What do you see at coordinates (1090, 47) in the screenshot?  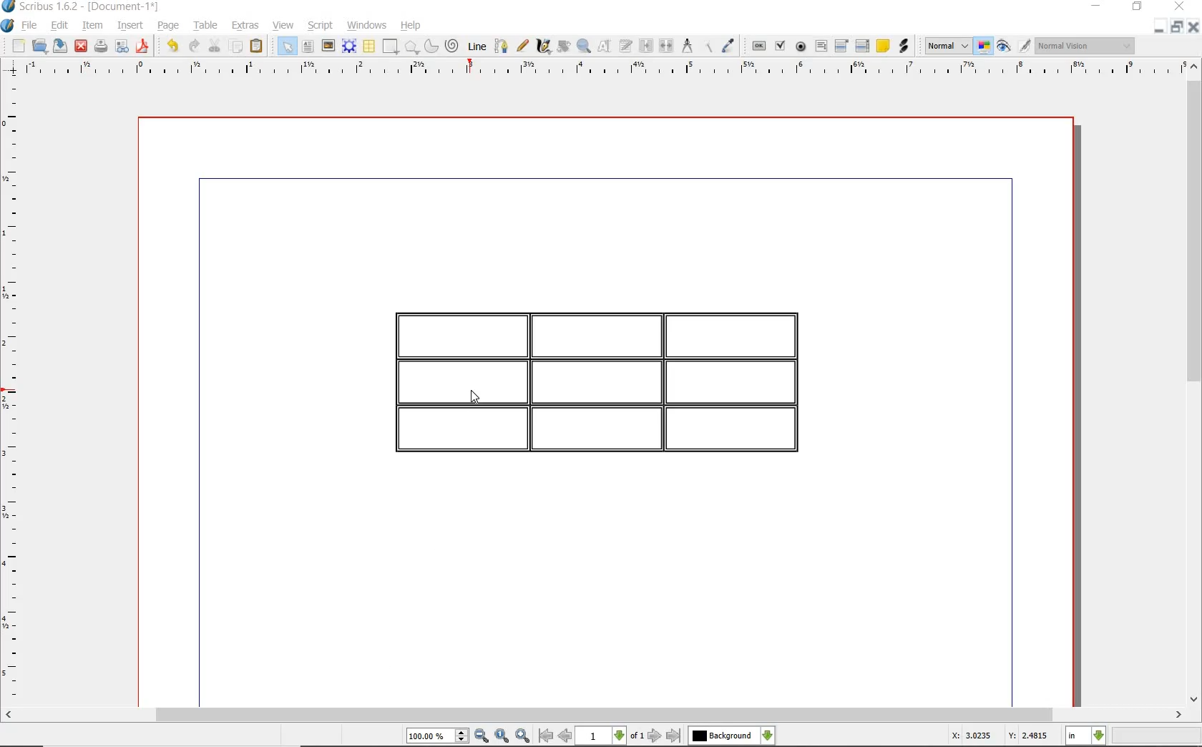 I see `visual appearance of the display` at bounding box center [1090, 47].